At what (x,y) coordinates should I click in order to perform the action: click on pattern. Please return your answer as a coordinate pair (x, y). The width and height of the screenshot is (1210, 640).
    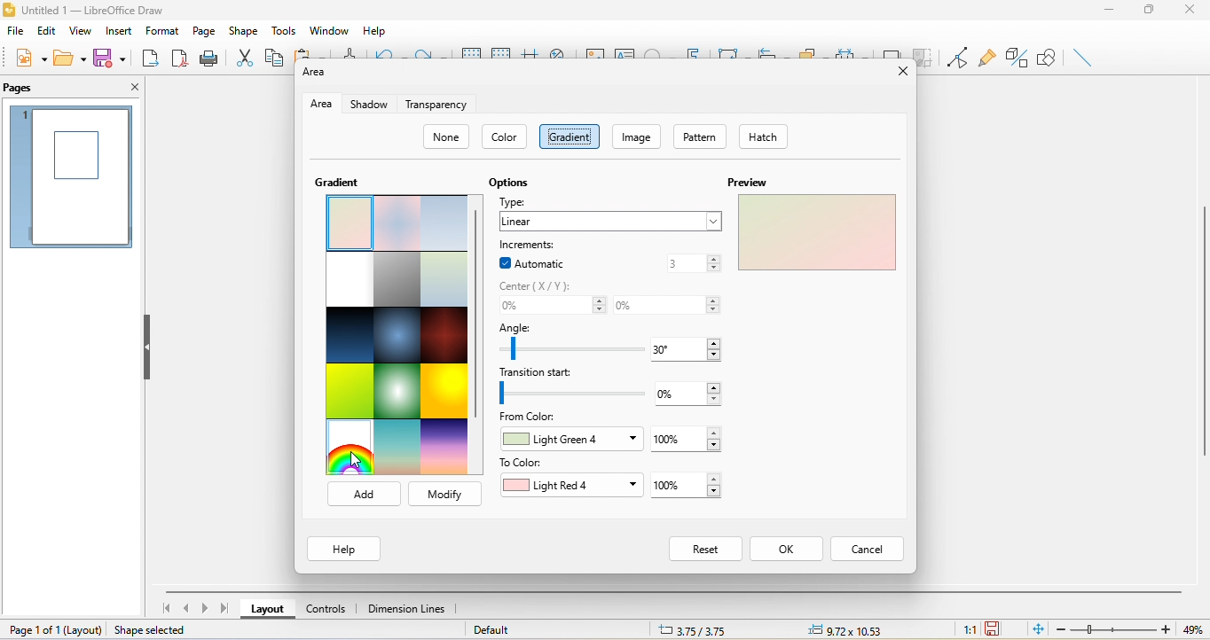
    Looking at the image, I should click on (701, 136).